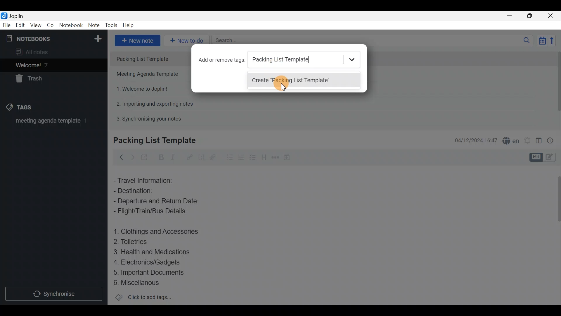 The height and width of the screenshot is (316, 561). I want to click on Note 5, so click(146, 118).